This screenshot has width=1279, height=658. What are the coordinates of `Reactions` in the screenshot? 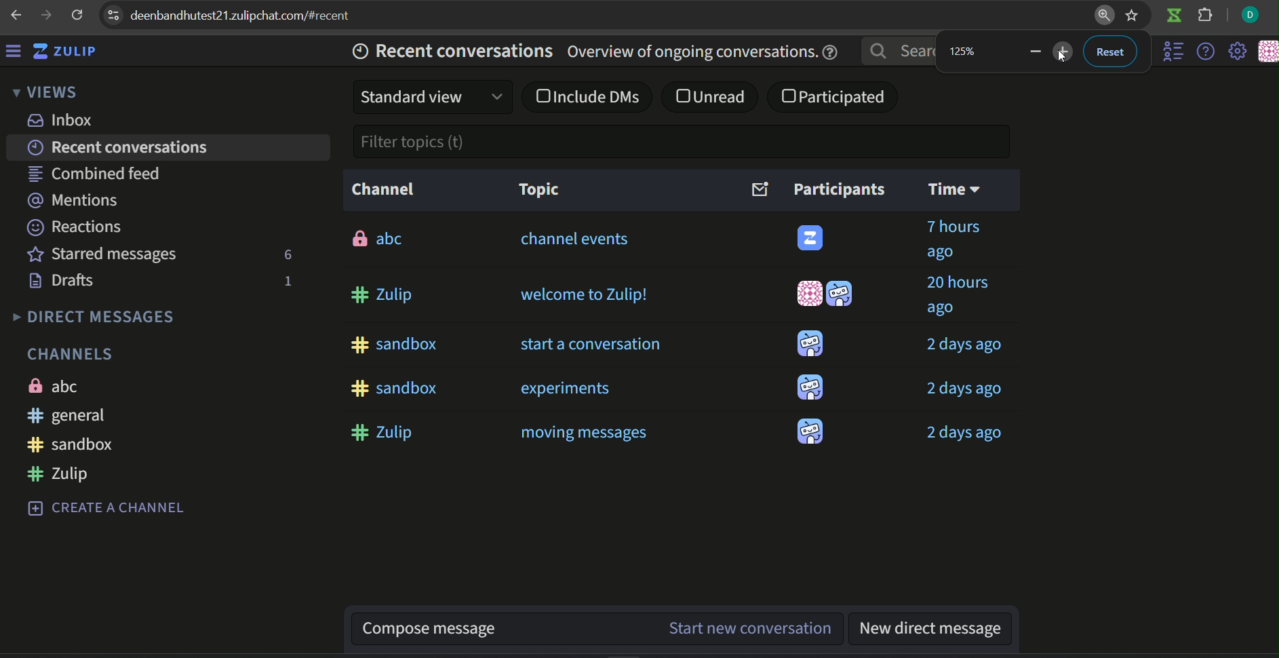 It's located at (77, 226).